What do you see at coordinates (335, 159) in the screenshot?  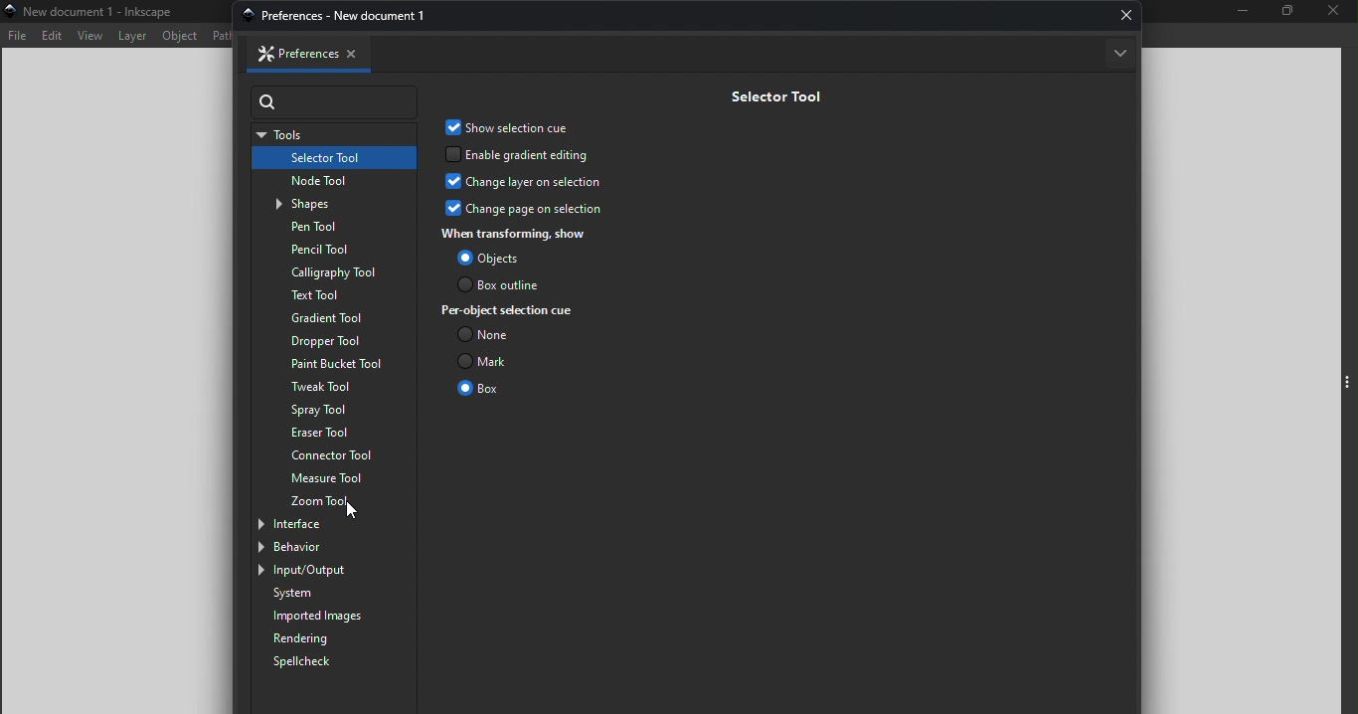 I see `Selector tool` at bounding box center [335, 159].